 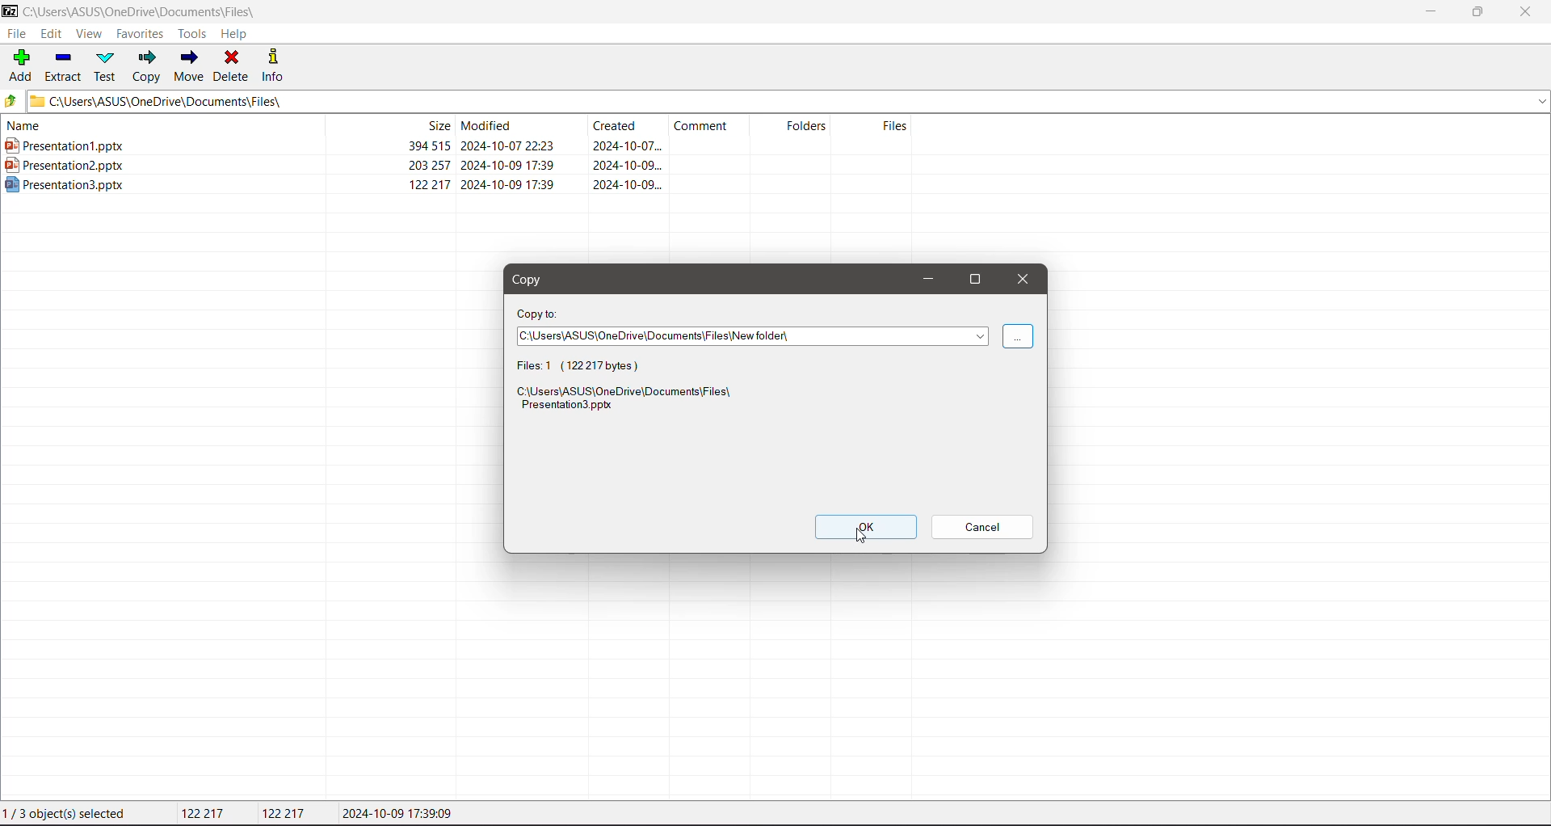 I want to click on Cancel, so click(x=982, y=528).